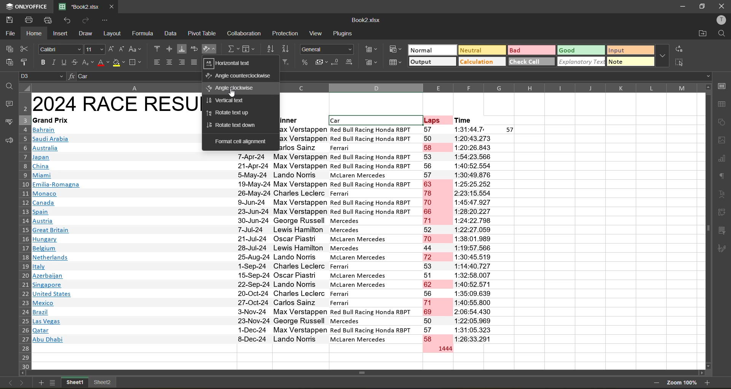  What do you see at coordinates (365, 372) in the screenshot?
I see `Horizontal scroll` at bounding box center [365, 372].